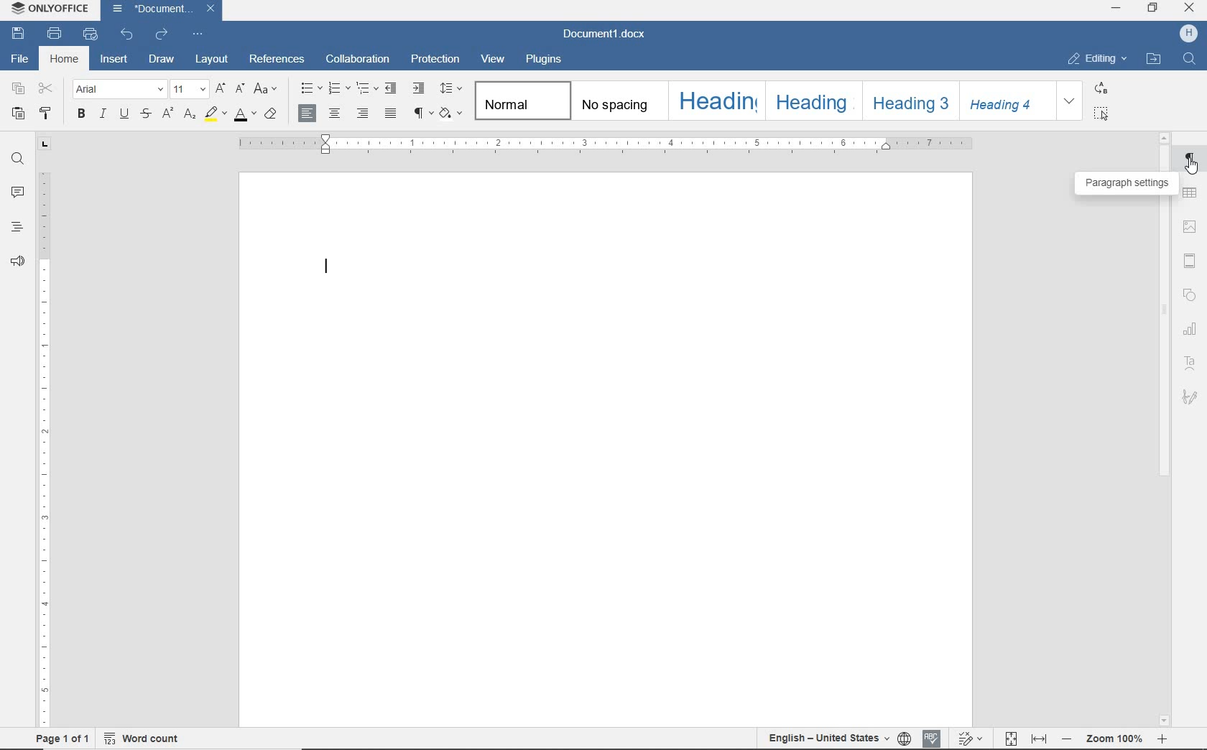  I want to click on feedback & support, so click(15, 260).